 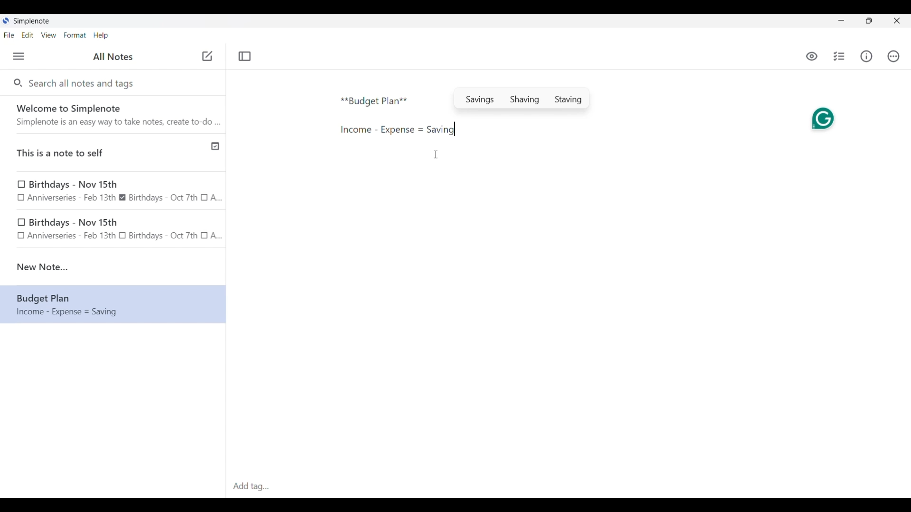 What do you see at coordinates (897, 20) in the screenshot?
I see `Close interface` at bounding box center [897, 20].